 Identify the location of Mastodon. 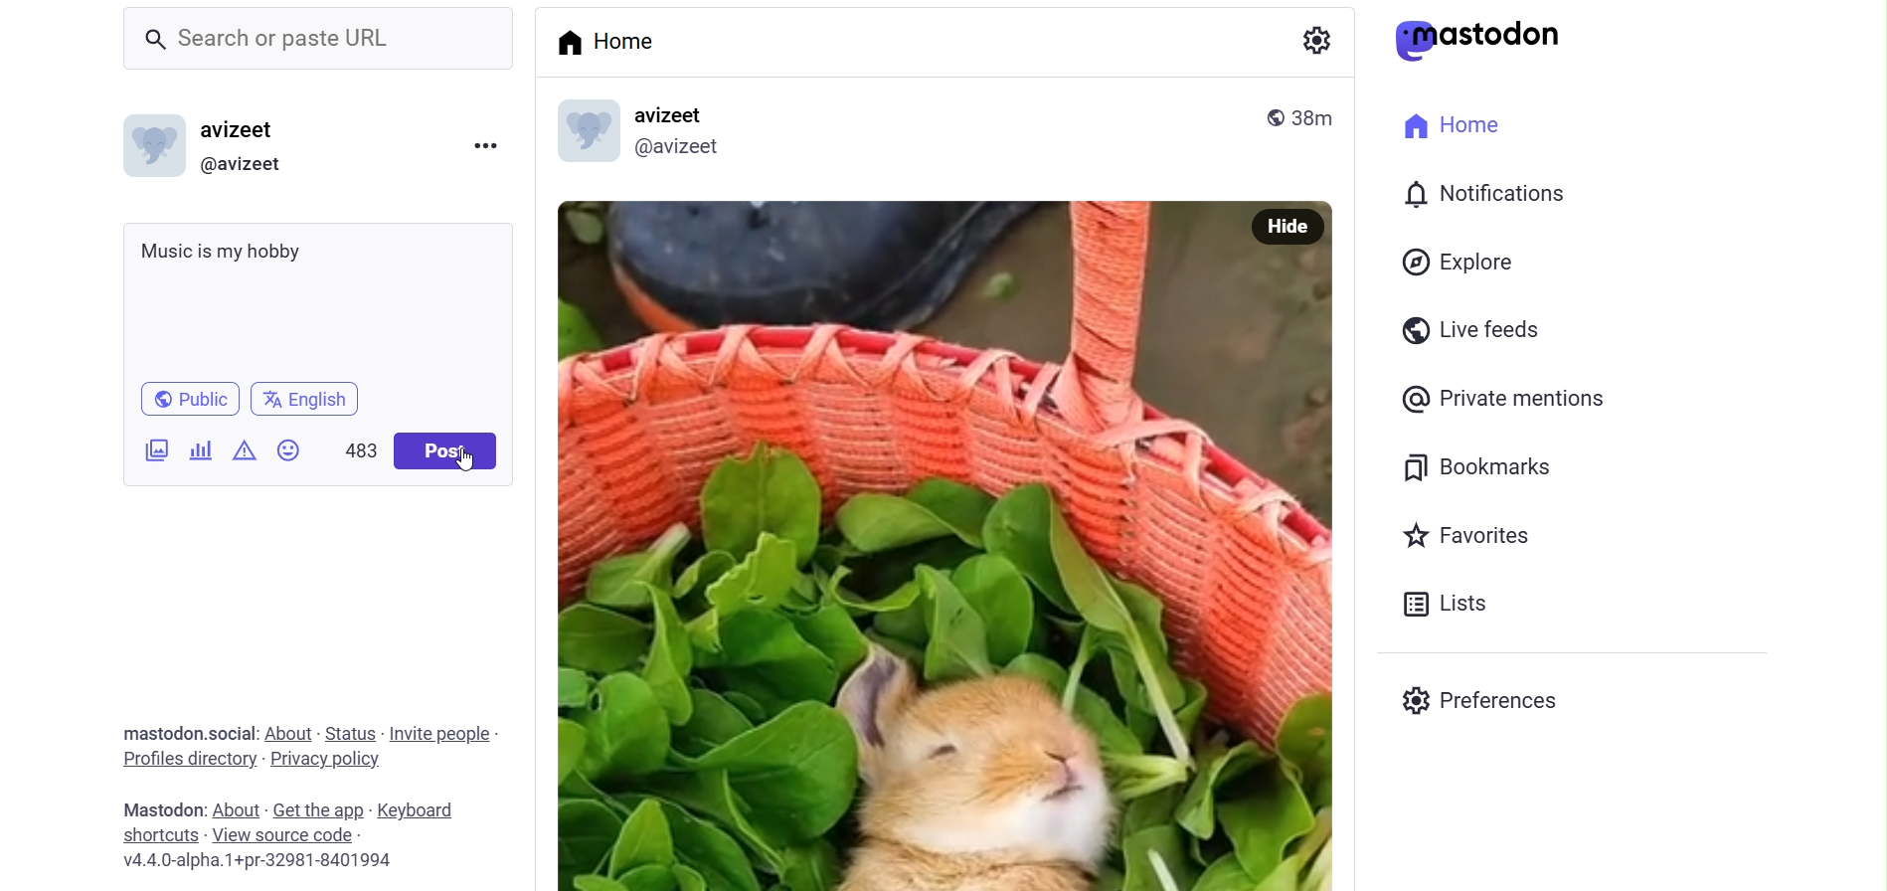
(1478, 40).